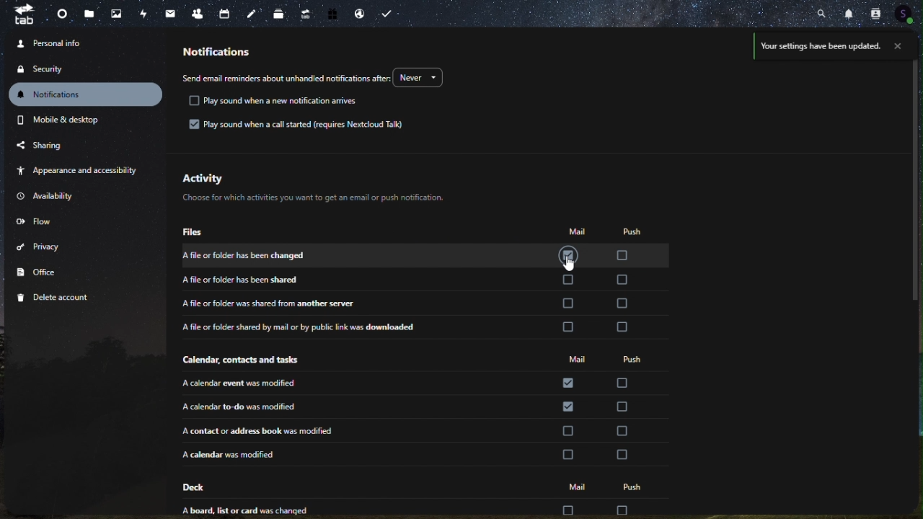 The height and width of the screenshot is (519, 923). Describe the element at coordinates (622, 383) in the screenshot. I see `check box` at that location.